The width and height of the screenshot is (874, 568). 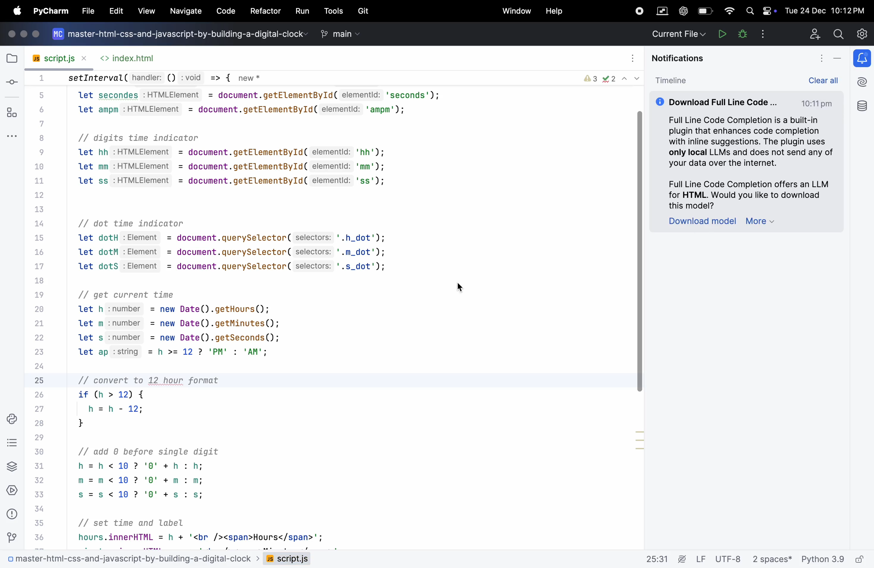 I want to click on master-html-css-and-javascript-by-building-a-digital-clock, so click(x=188, y=36).